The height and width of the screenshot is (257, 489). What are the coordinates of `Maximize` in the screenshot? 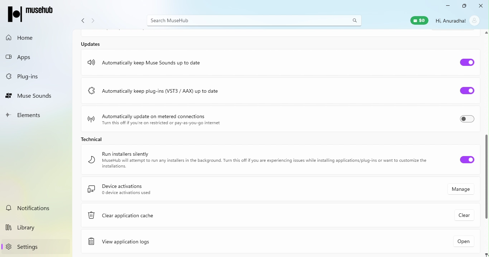 It's located at (464, 6).